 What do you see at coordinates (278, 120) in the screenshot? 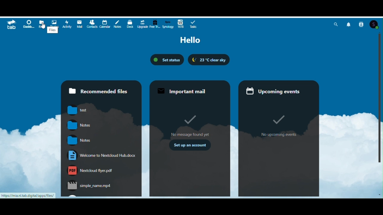
I see `tick mark` at bounding box center [278, 120].